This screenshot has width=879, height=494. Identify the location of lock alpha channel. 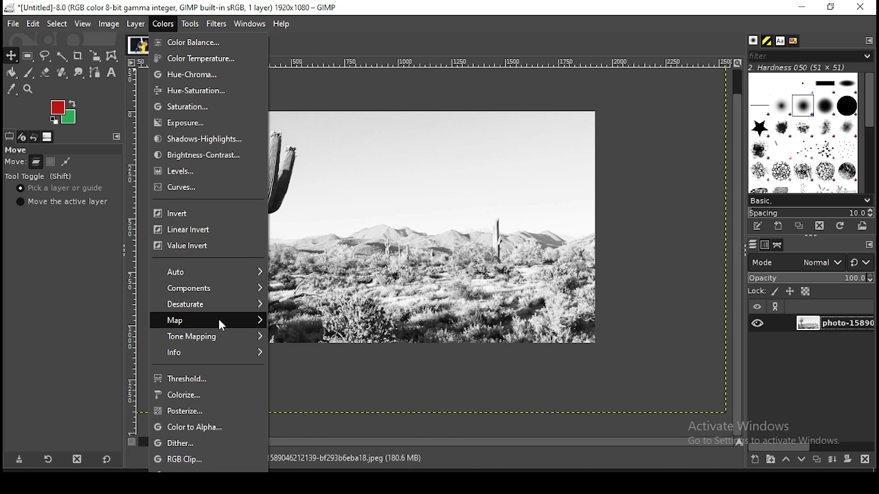
(806, 291).